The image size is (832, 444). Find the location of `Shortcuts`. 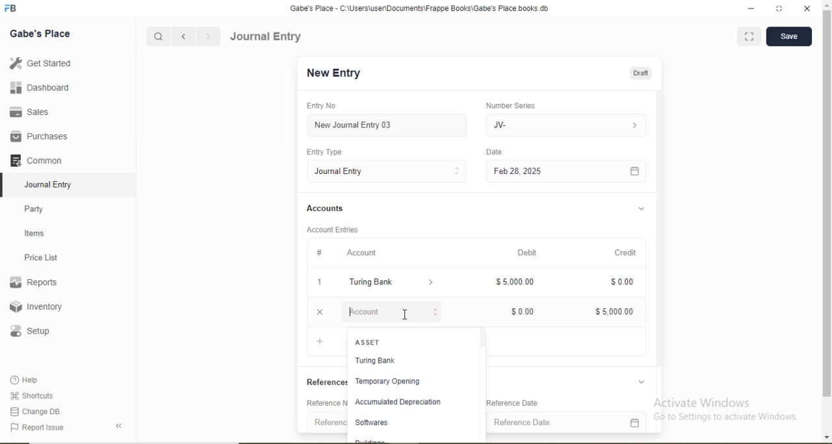

Shortcuts is located at coordinates (31, 395).